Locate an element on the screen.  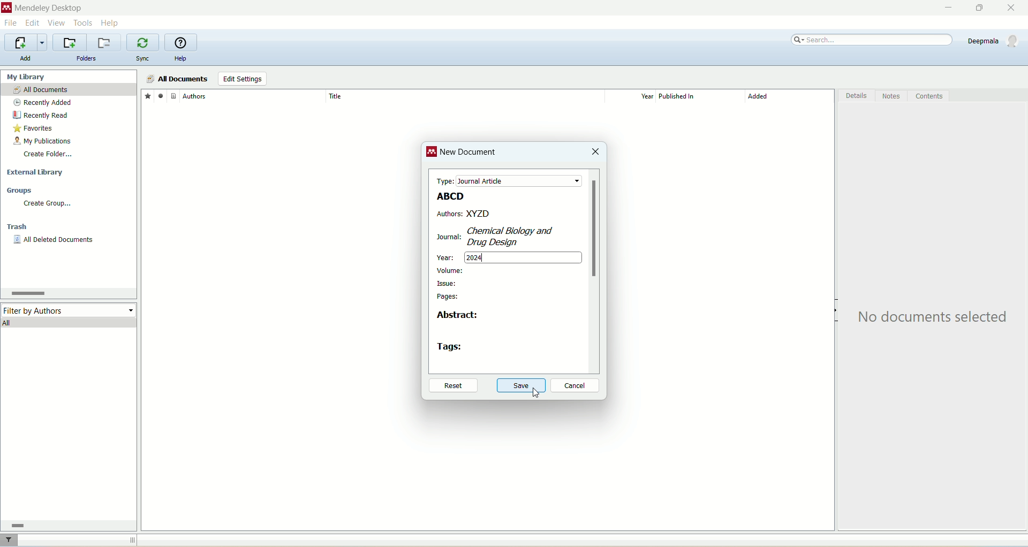
tools is located at coordinates (84, 22).